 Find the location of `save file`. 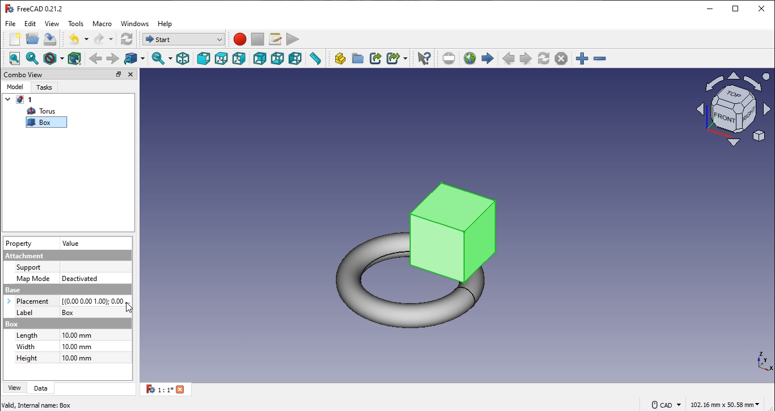

save file is located at coordinates (50, 39).